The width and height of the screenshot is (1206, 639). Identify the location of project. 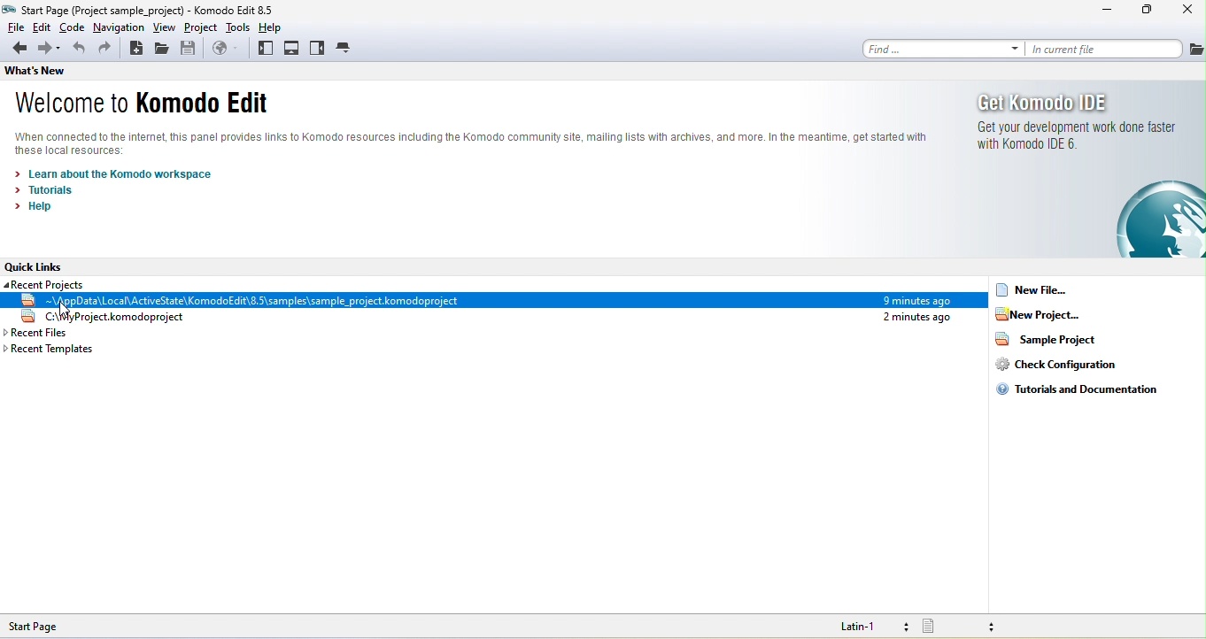
(198, 28).